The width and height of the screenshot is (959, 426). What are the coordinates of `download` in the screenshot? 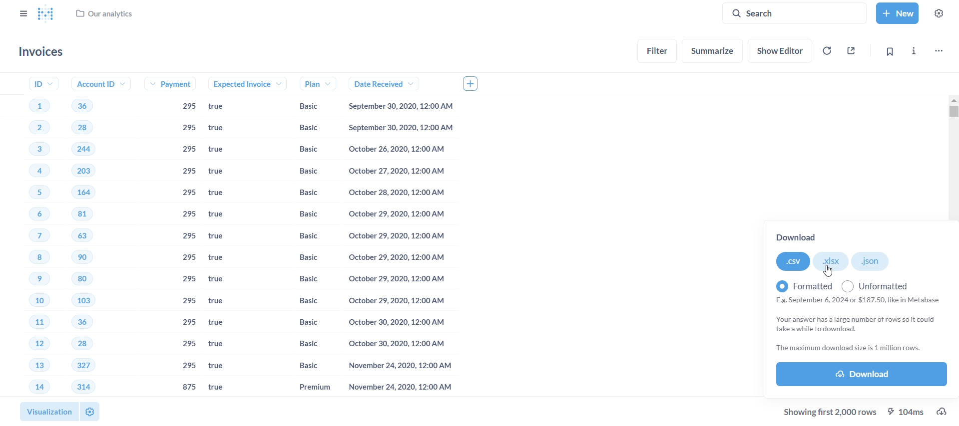 It's located at (800, 238).